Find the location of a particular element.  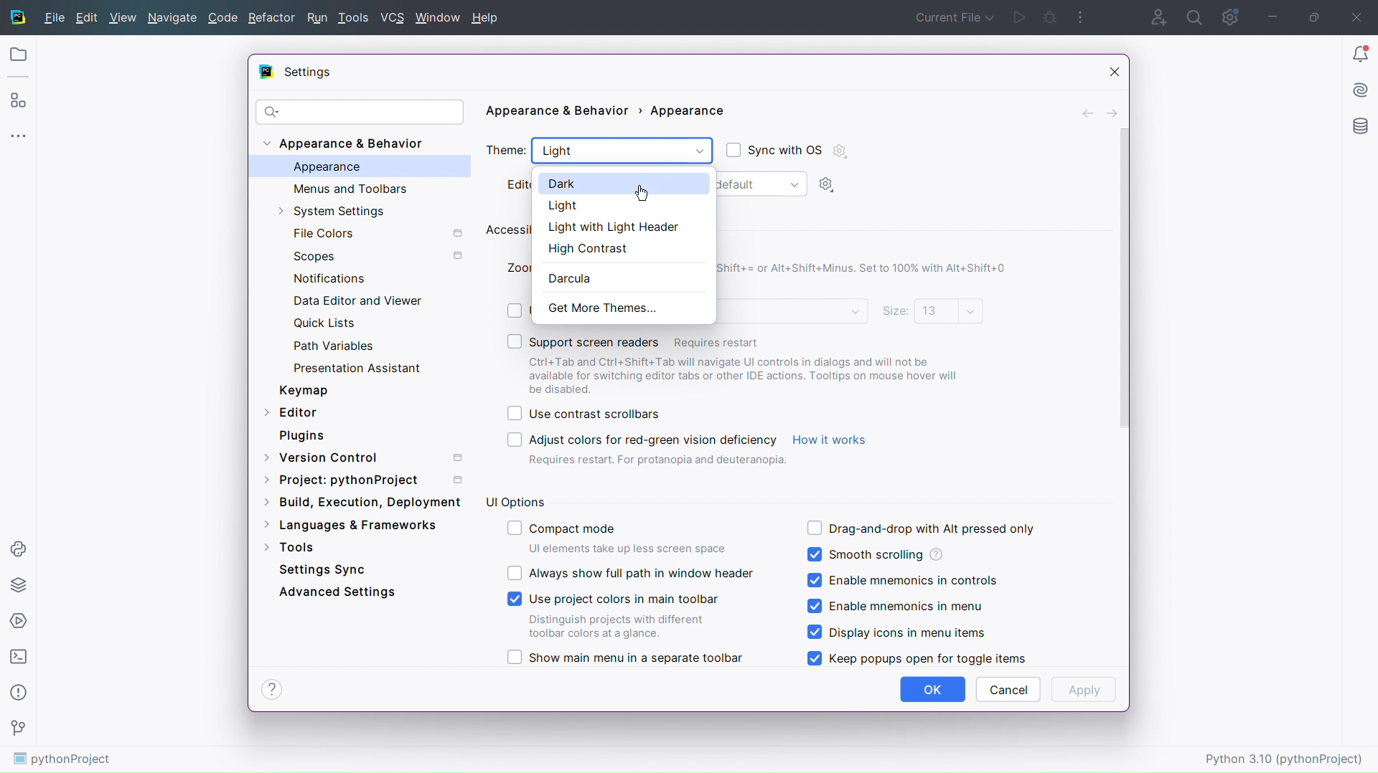

Use project colors in main toolbar is located at coordinates (616, 614).